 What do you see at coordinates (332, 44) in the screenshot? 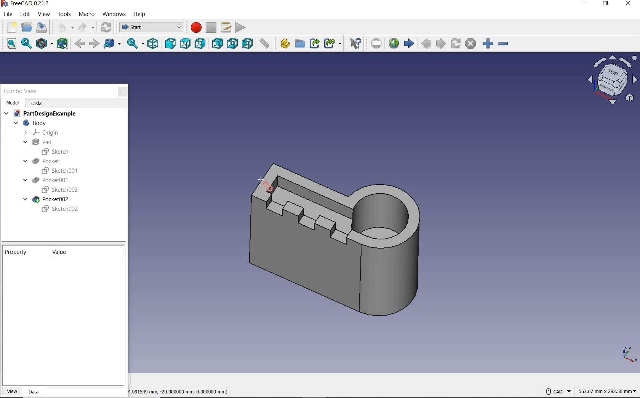
I see `make sub-link` at bounding box center [332, 44].